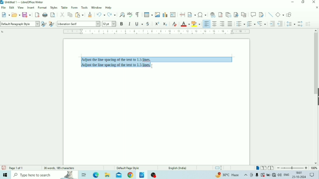 The height and width of the screenshot is (179, 319). What do you see at coordinates (292, 168) in the screenshot?
I see `Zoom Out/In` at bounding box center [292, 168].